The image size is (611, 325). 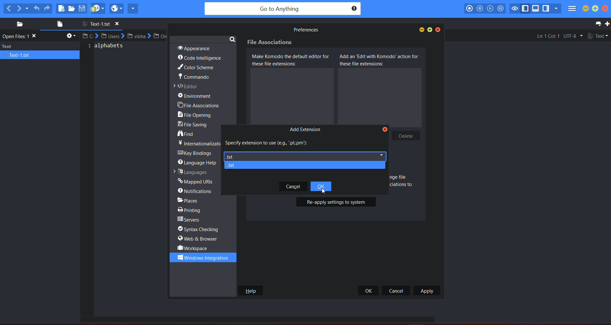 I want to click on Make komodo the default editor for these file extensions, so click(x=292, y=60).